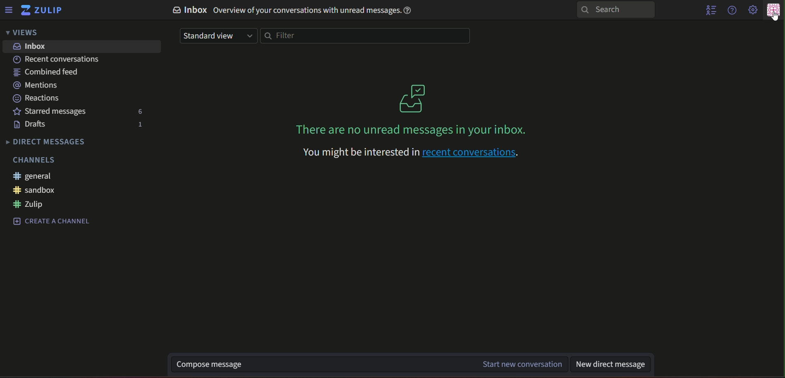 Image resolution: width=785 pixels, height=378 pixels. Describe the element at coordinates (34, 190) in the screenshot. I see `#sandbox` at that location.